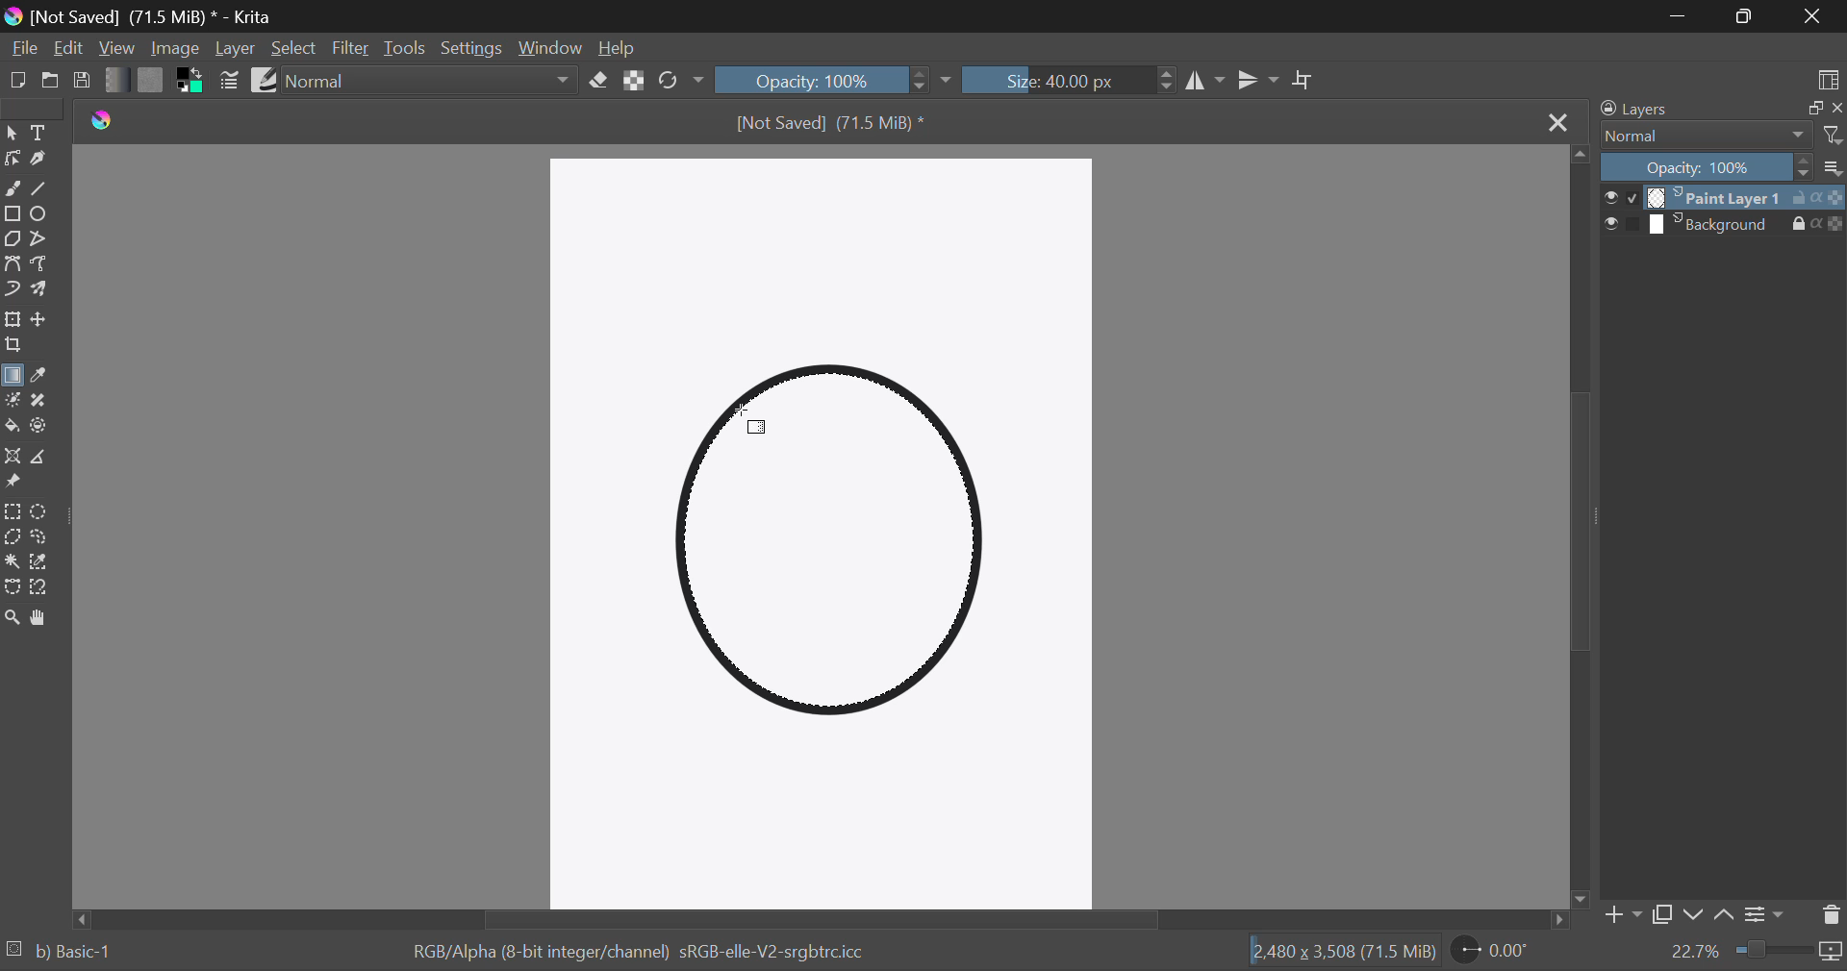  I want to click on Freehand Selection, so click(44, 535).